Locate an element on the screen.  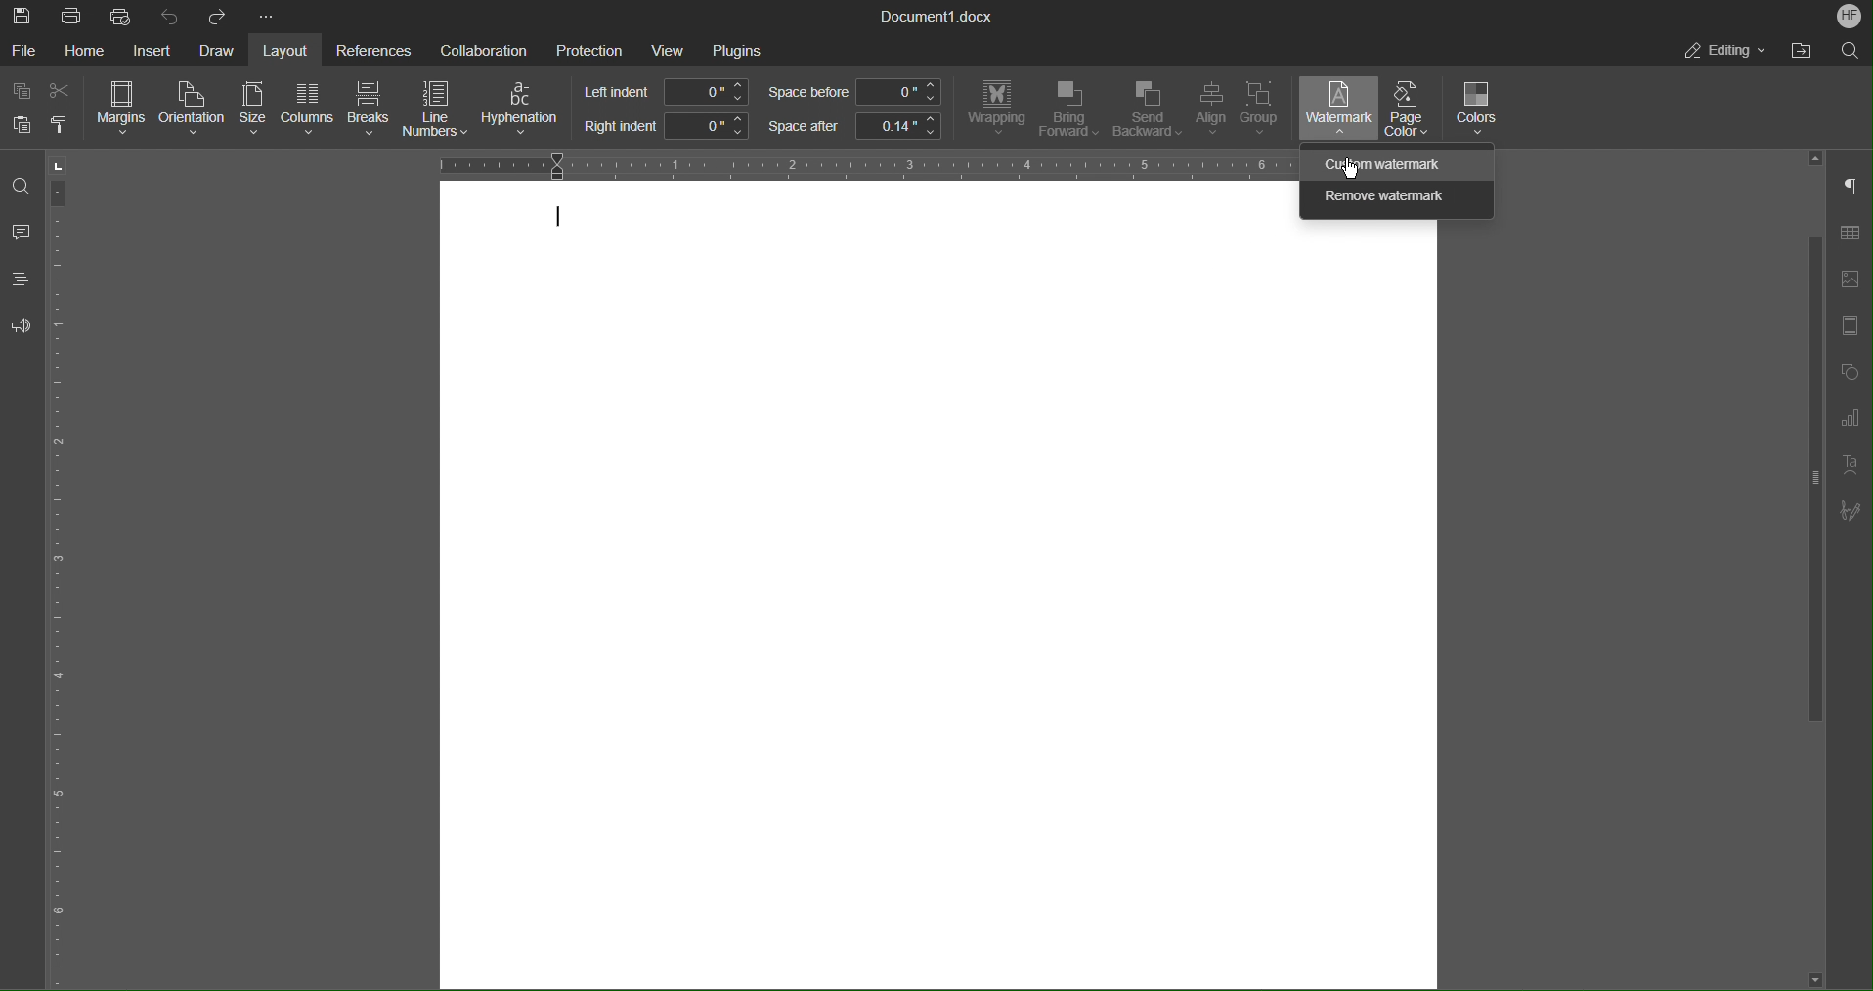
Vertical Ruler is located at coordinates (62, 569).